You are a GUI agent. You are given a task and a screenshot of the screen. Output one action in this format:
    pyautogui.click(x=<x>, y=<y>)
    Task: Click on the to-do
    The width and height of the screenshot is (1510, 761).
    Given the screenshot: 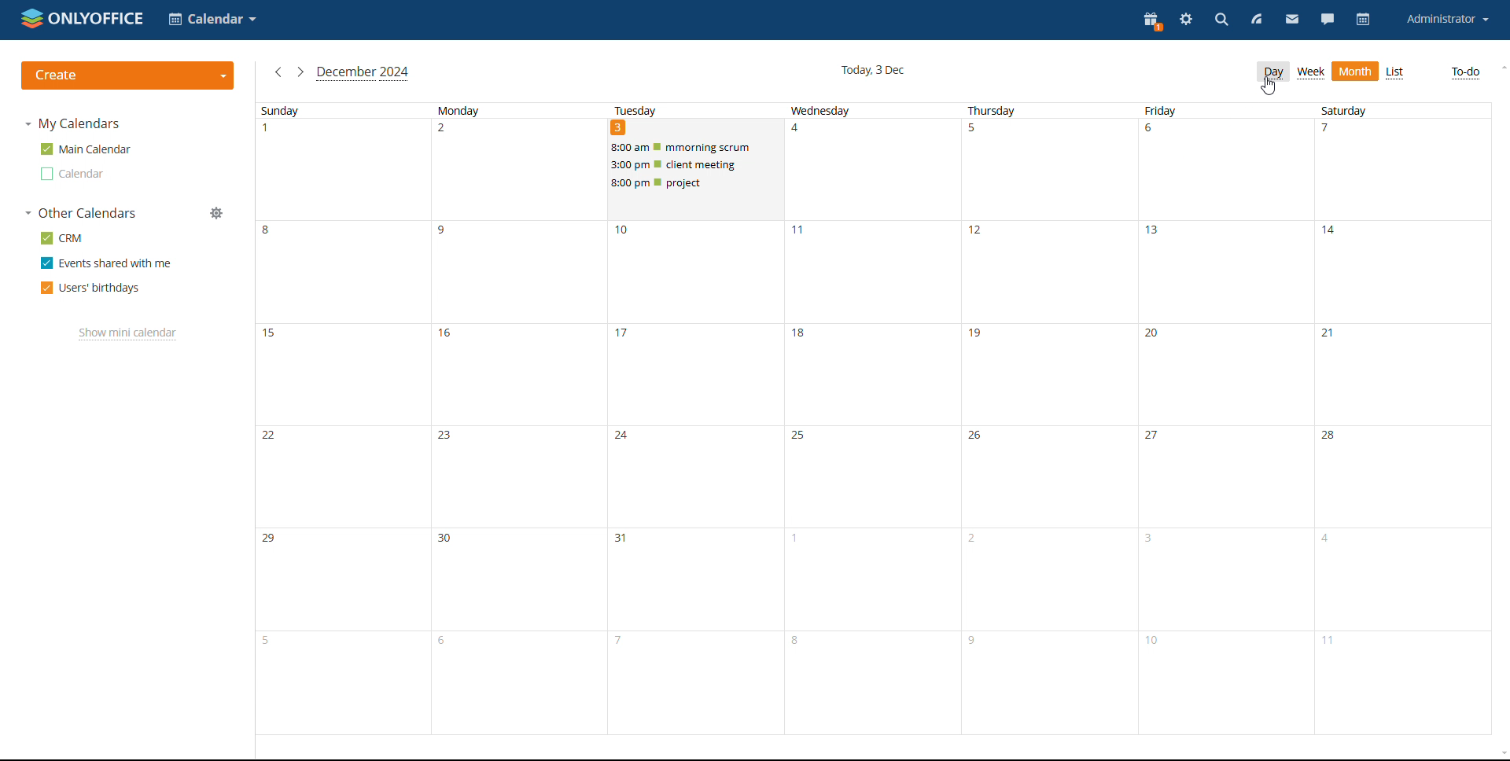 What is the action you would take?
    pyautogui.click(x=1466, y=73)
    